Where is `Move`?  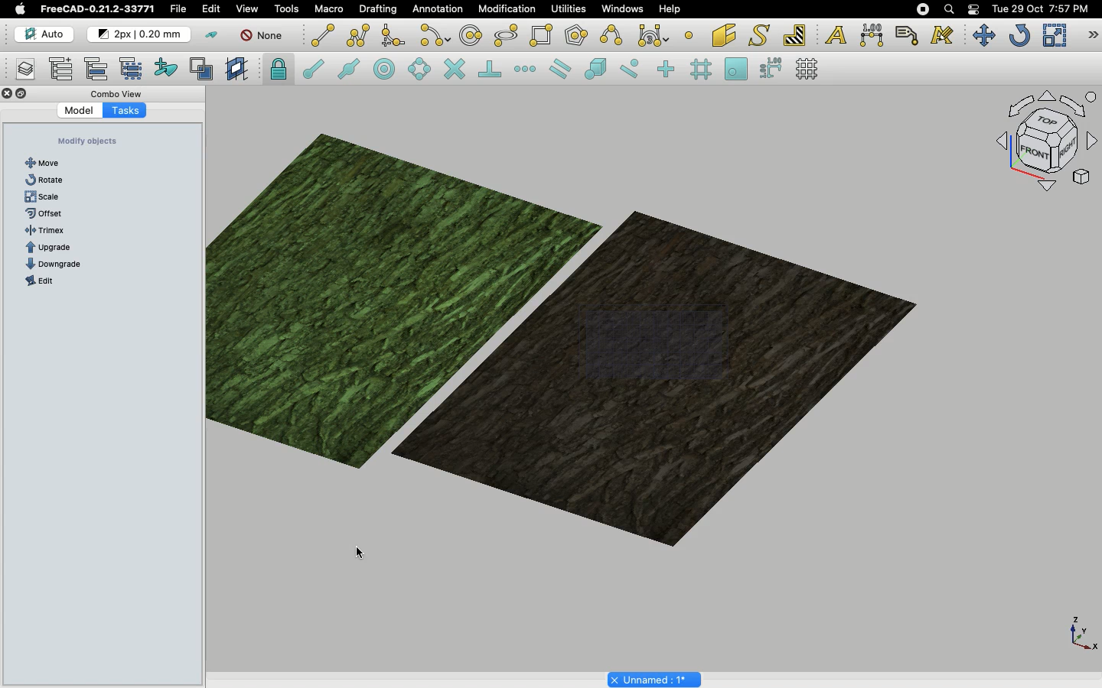
Move is located at coordinates (48, 161).